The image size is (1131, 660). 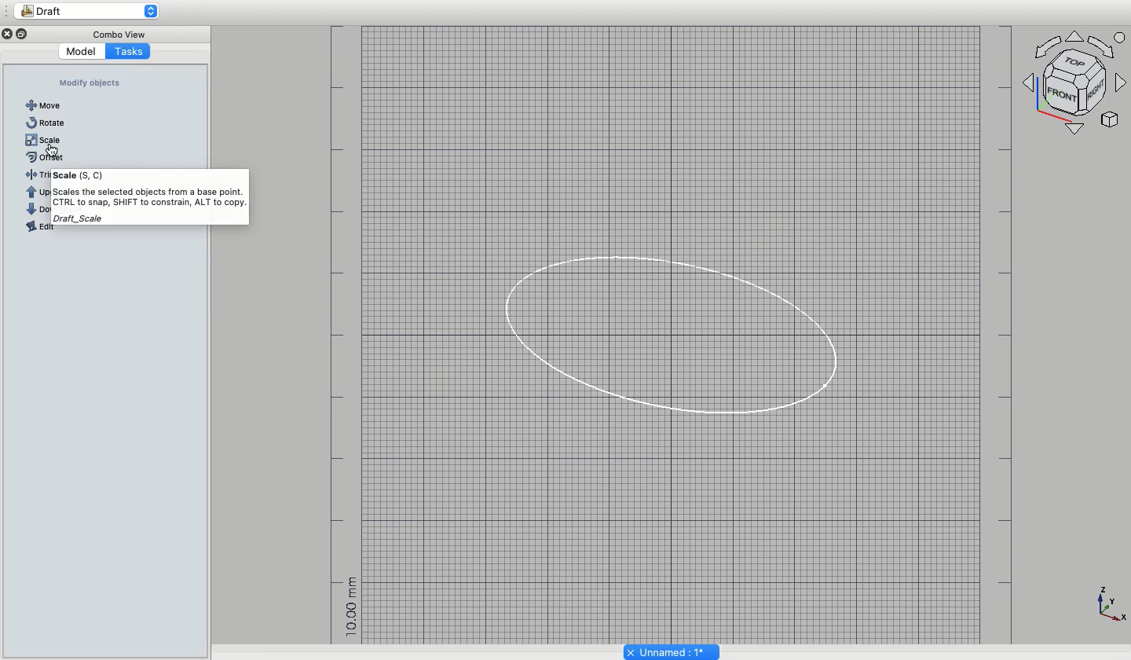 What do you see at coordinates (117, 32) in the screenshot?
I see `Combo View` at bounding box center [117, 32].